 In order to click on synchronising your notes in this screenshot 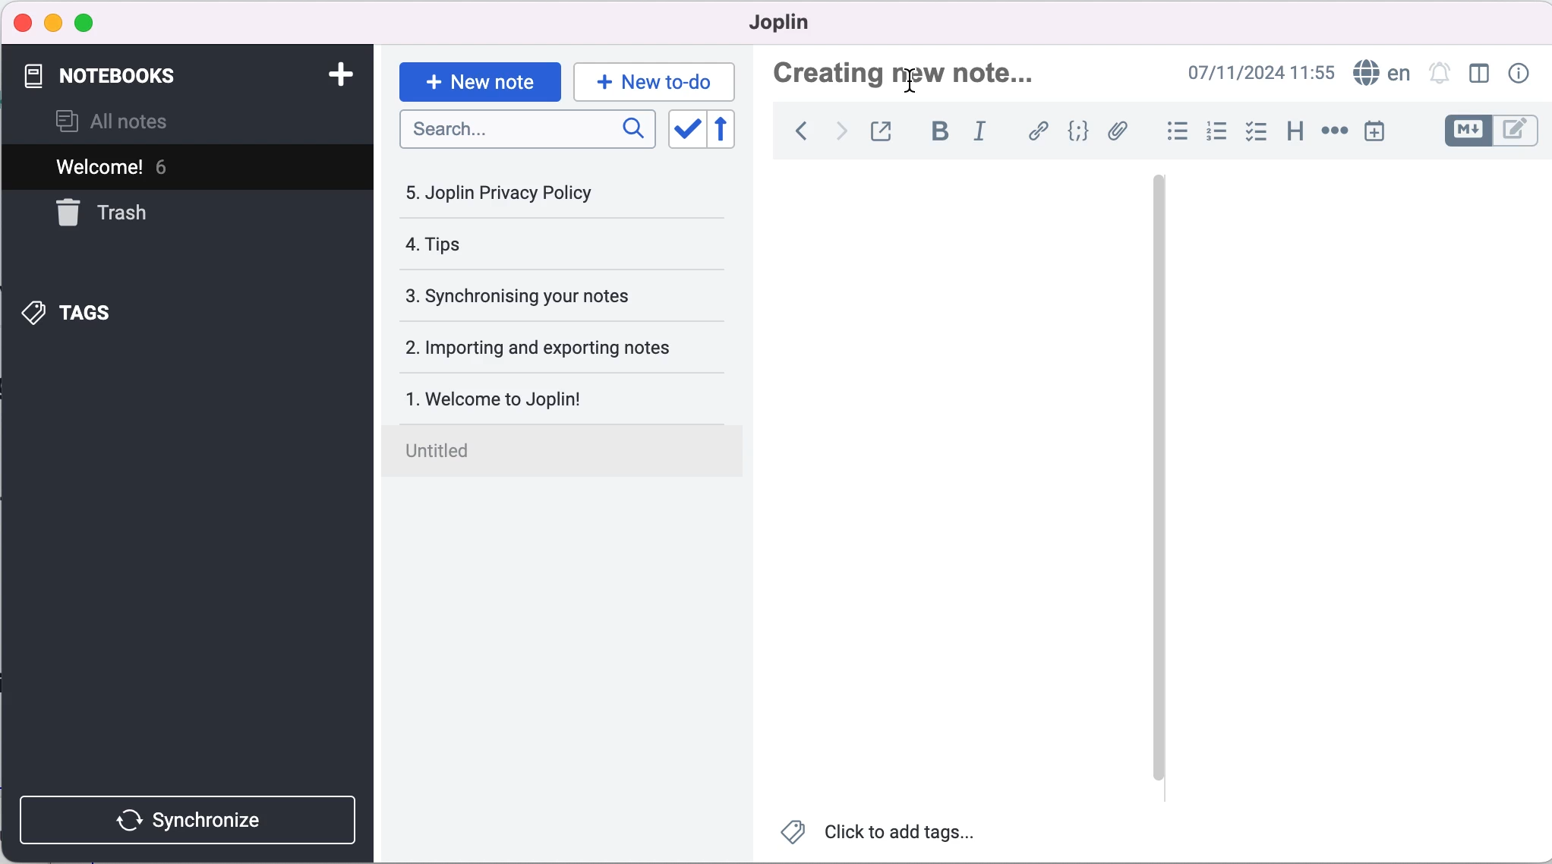, I will do `click(544, 297)`.